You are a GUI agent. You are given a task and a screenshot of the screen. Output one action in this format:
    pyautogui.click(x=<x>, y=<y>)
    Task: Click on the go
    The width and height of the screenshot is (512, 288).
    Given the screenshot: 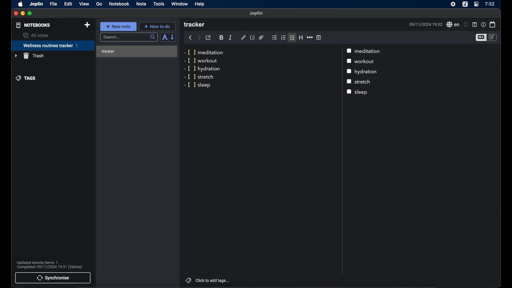 What is the action you would take?
    pyautogui.click(x=99, y=4)
    